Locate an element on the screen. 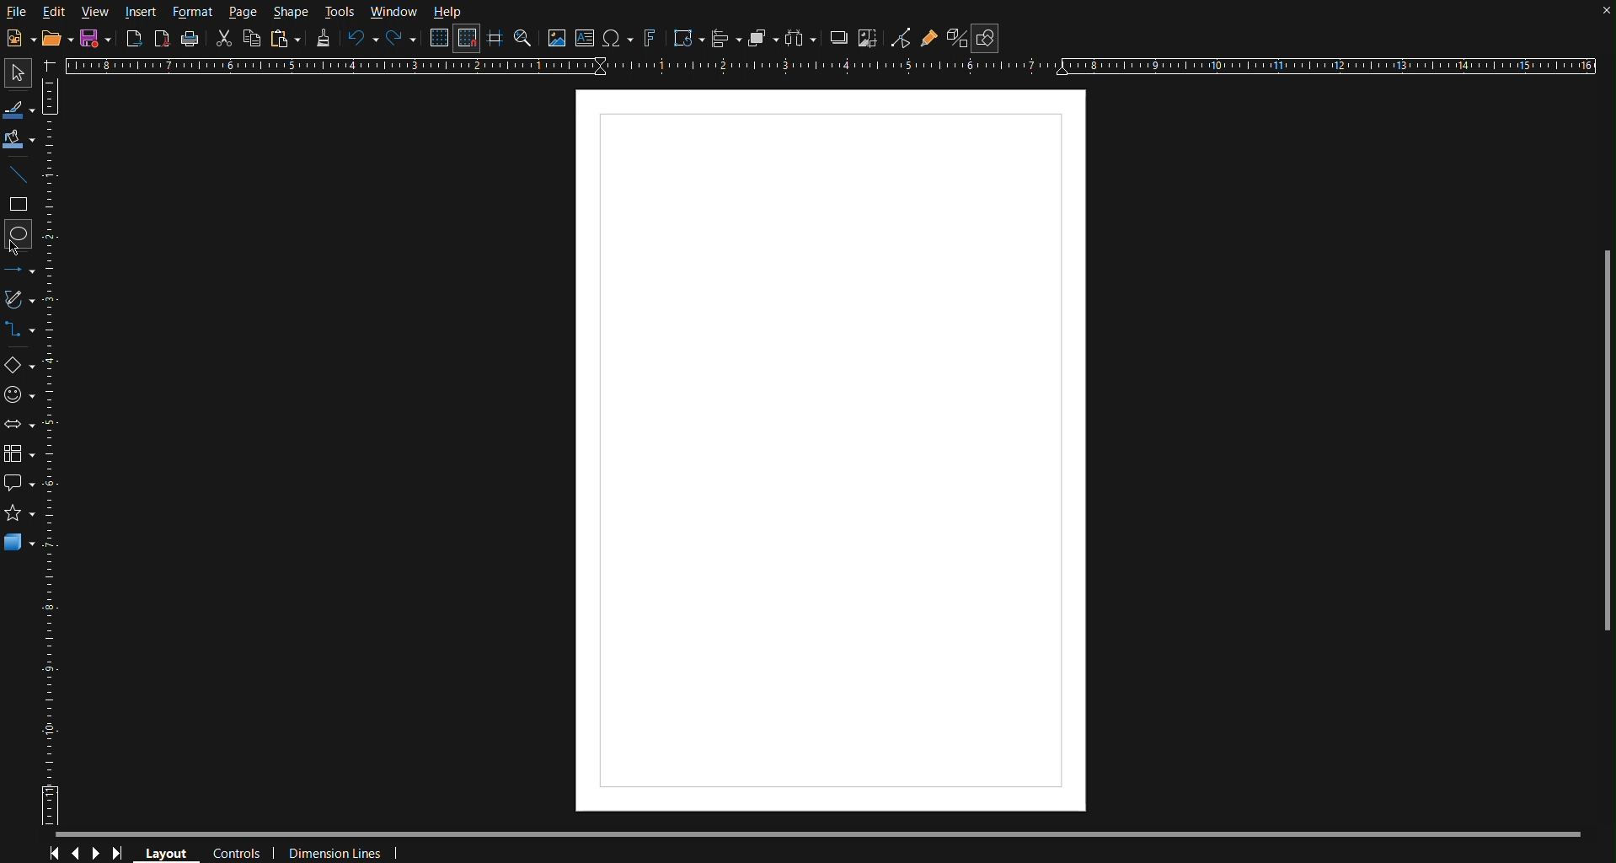 This screenshot has height=863, width=1616. Line Color is located at coordinates (22, 108).